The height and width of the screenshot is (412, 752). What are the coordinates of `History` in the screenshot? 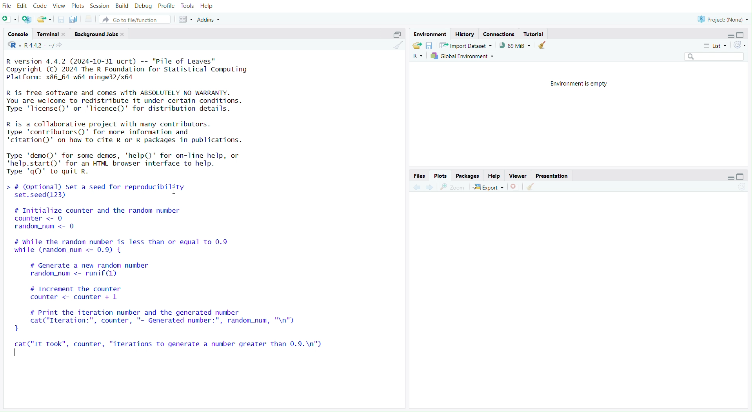 It's located at (467, 33).